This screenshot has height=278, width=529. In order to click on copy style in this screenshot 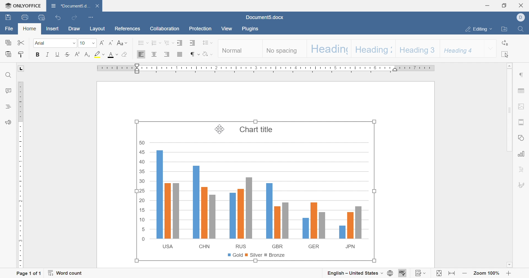, I will do `click(21, 54)`.